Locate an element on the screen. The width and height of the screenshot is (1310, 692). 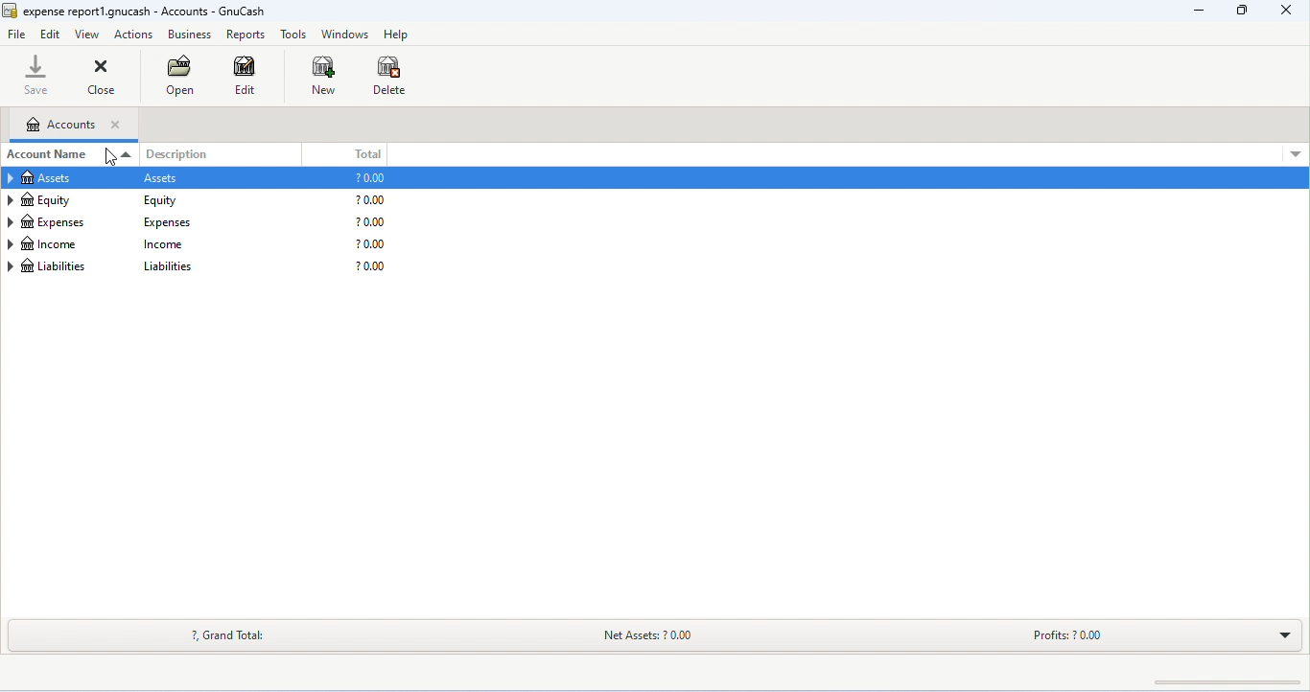
edit is located at coordinates (50, 35).